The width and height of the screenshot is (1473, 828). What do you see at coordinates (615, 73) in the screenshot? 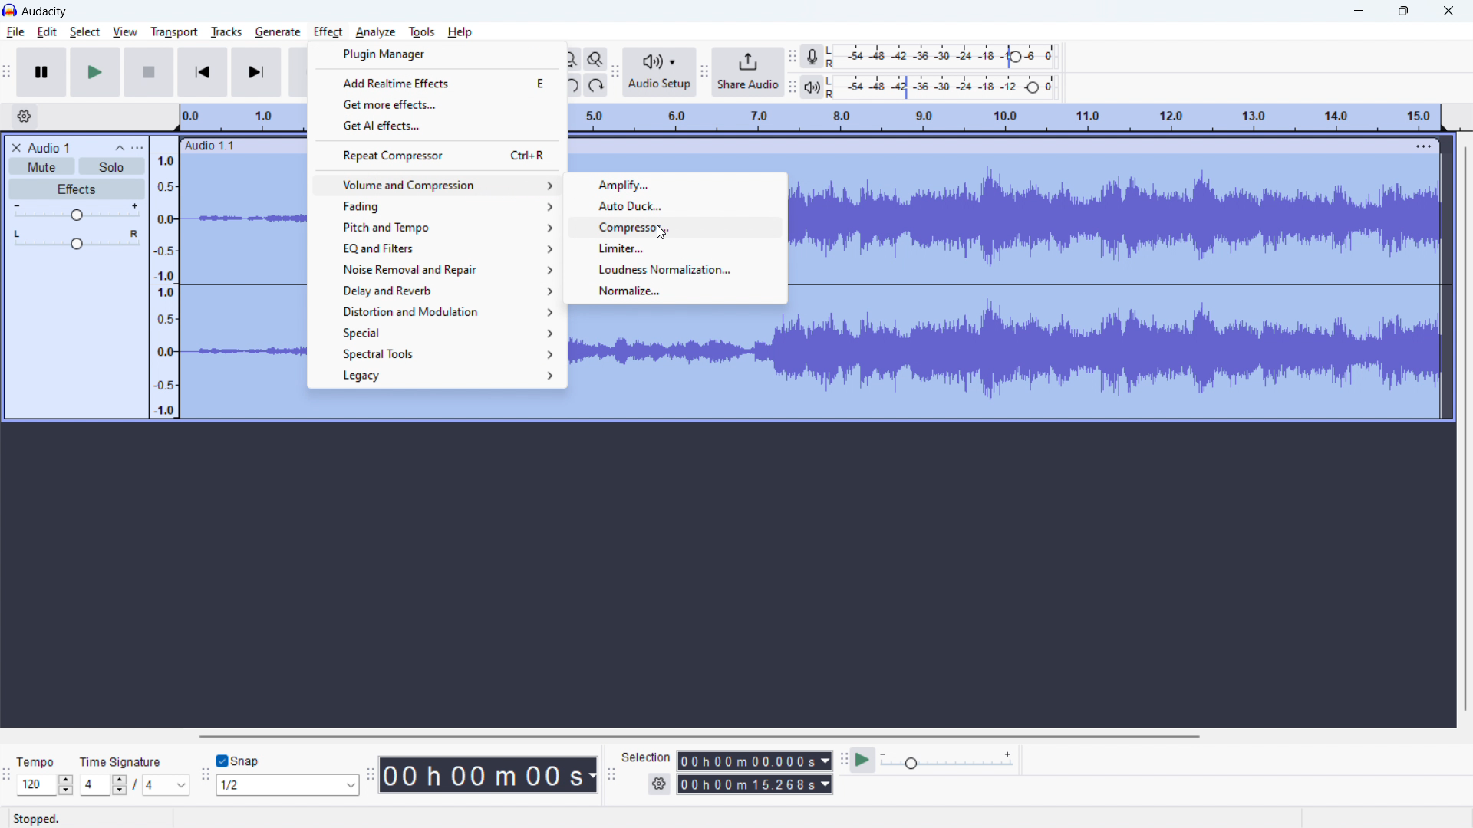
I see `Audio setup toolbar` at bounding box center [615, 73].